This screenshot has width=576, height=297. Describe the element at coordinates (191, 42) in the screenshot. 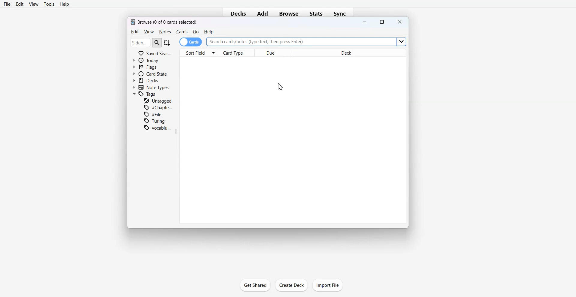

I see `Cards` at that location.